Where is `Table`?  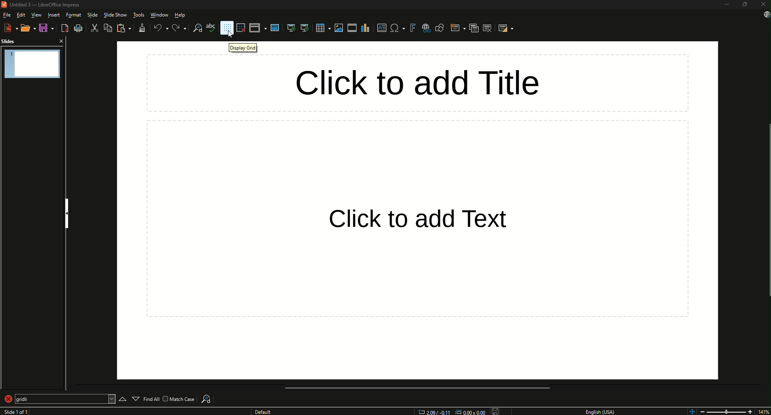
Table is located at coordinates (320, 28).